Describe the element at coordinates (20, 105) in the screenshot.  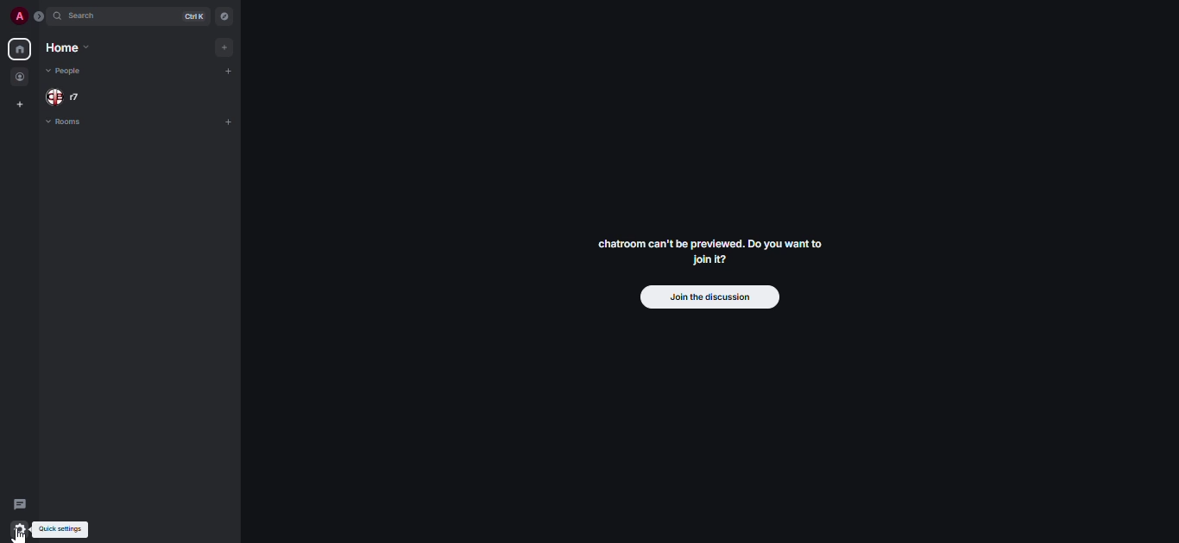
I see `create space` at that location.